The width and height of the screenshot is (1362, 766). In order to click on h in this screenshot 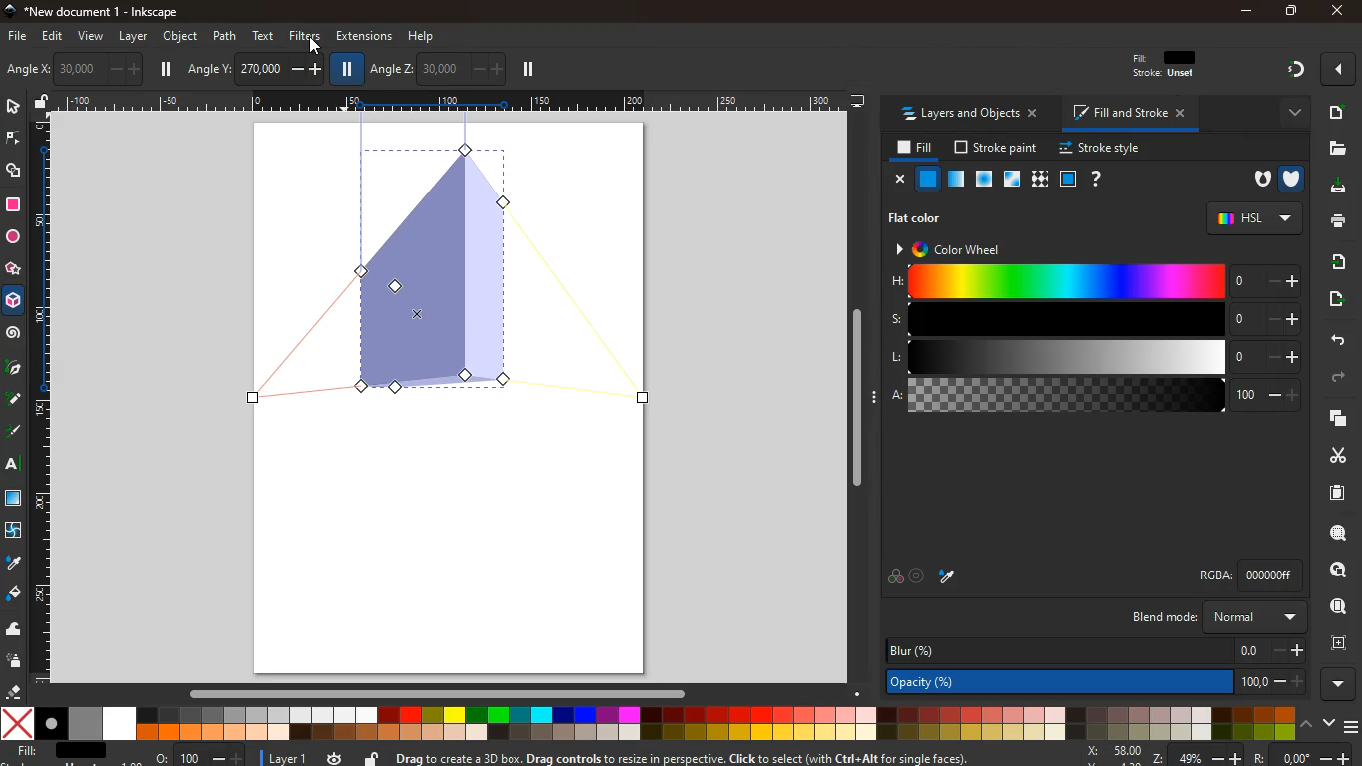, I will do `click(1096, 282)`.